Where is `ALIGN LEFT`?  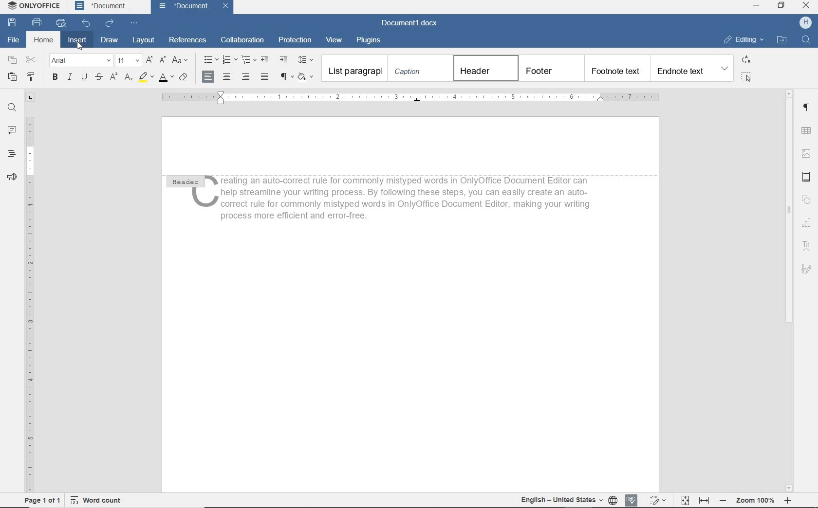 ALIGN LEFT is located at coordinates (209, 76).